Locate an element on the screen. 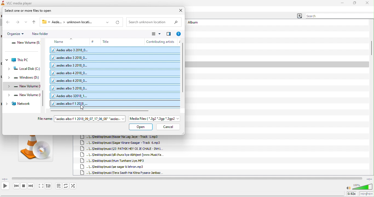  view is located at coordinates (155, 34).